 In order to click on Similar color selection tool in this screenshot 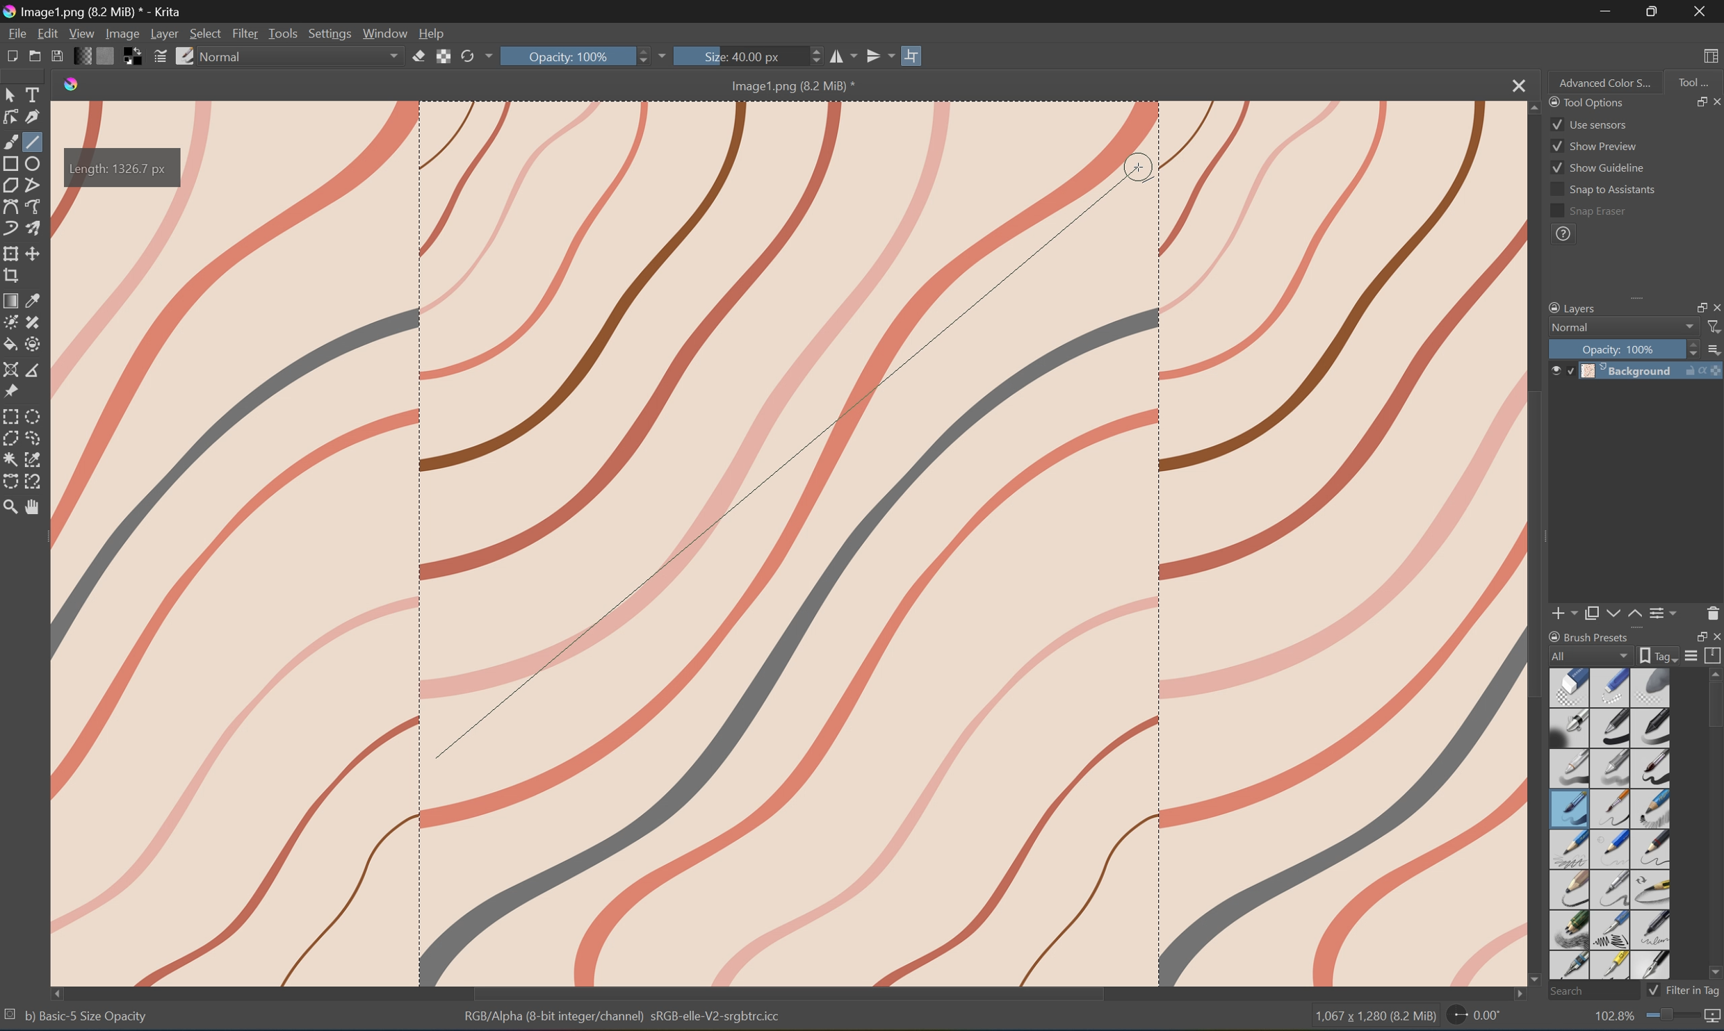, I will do `click(35, 459)`.